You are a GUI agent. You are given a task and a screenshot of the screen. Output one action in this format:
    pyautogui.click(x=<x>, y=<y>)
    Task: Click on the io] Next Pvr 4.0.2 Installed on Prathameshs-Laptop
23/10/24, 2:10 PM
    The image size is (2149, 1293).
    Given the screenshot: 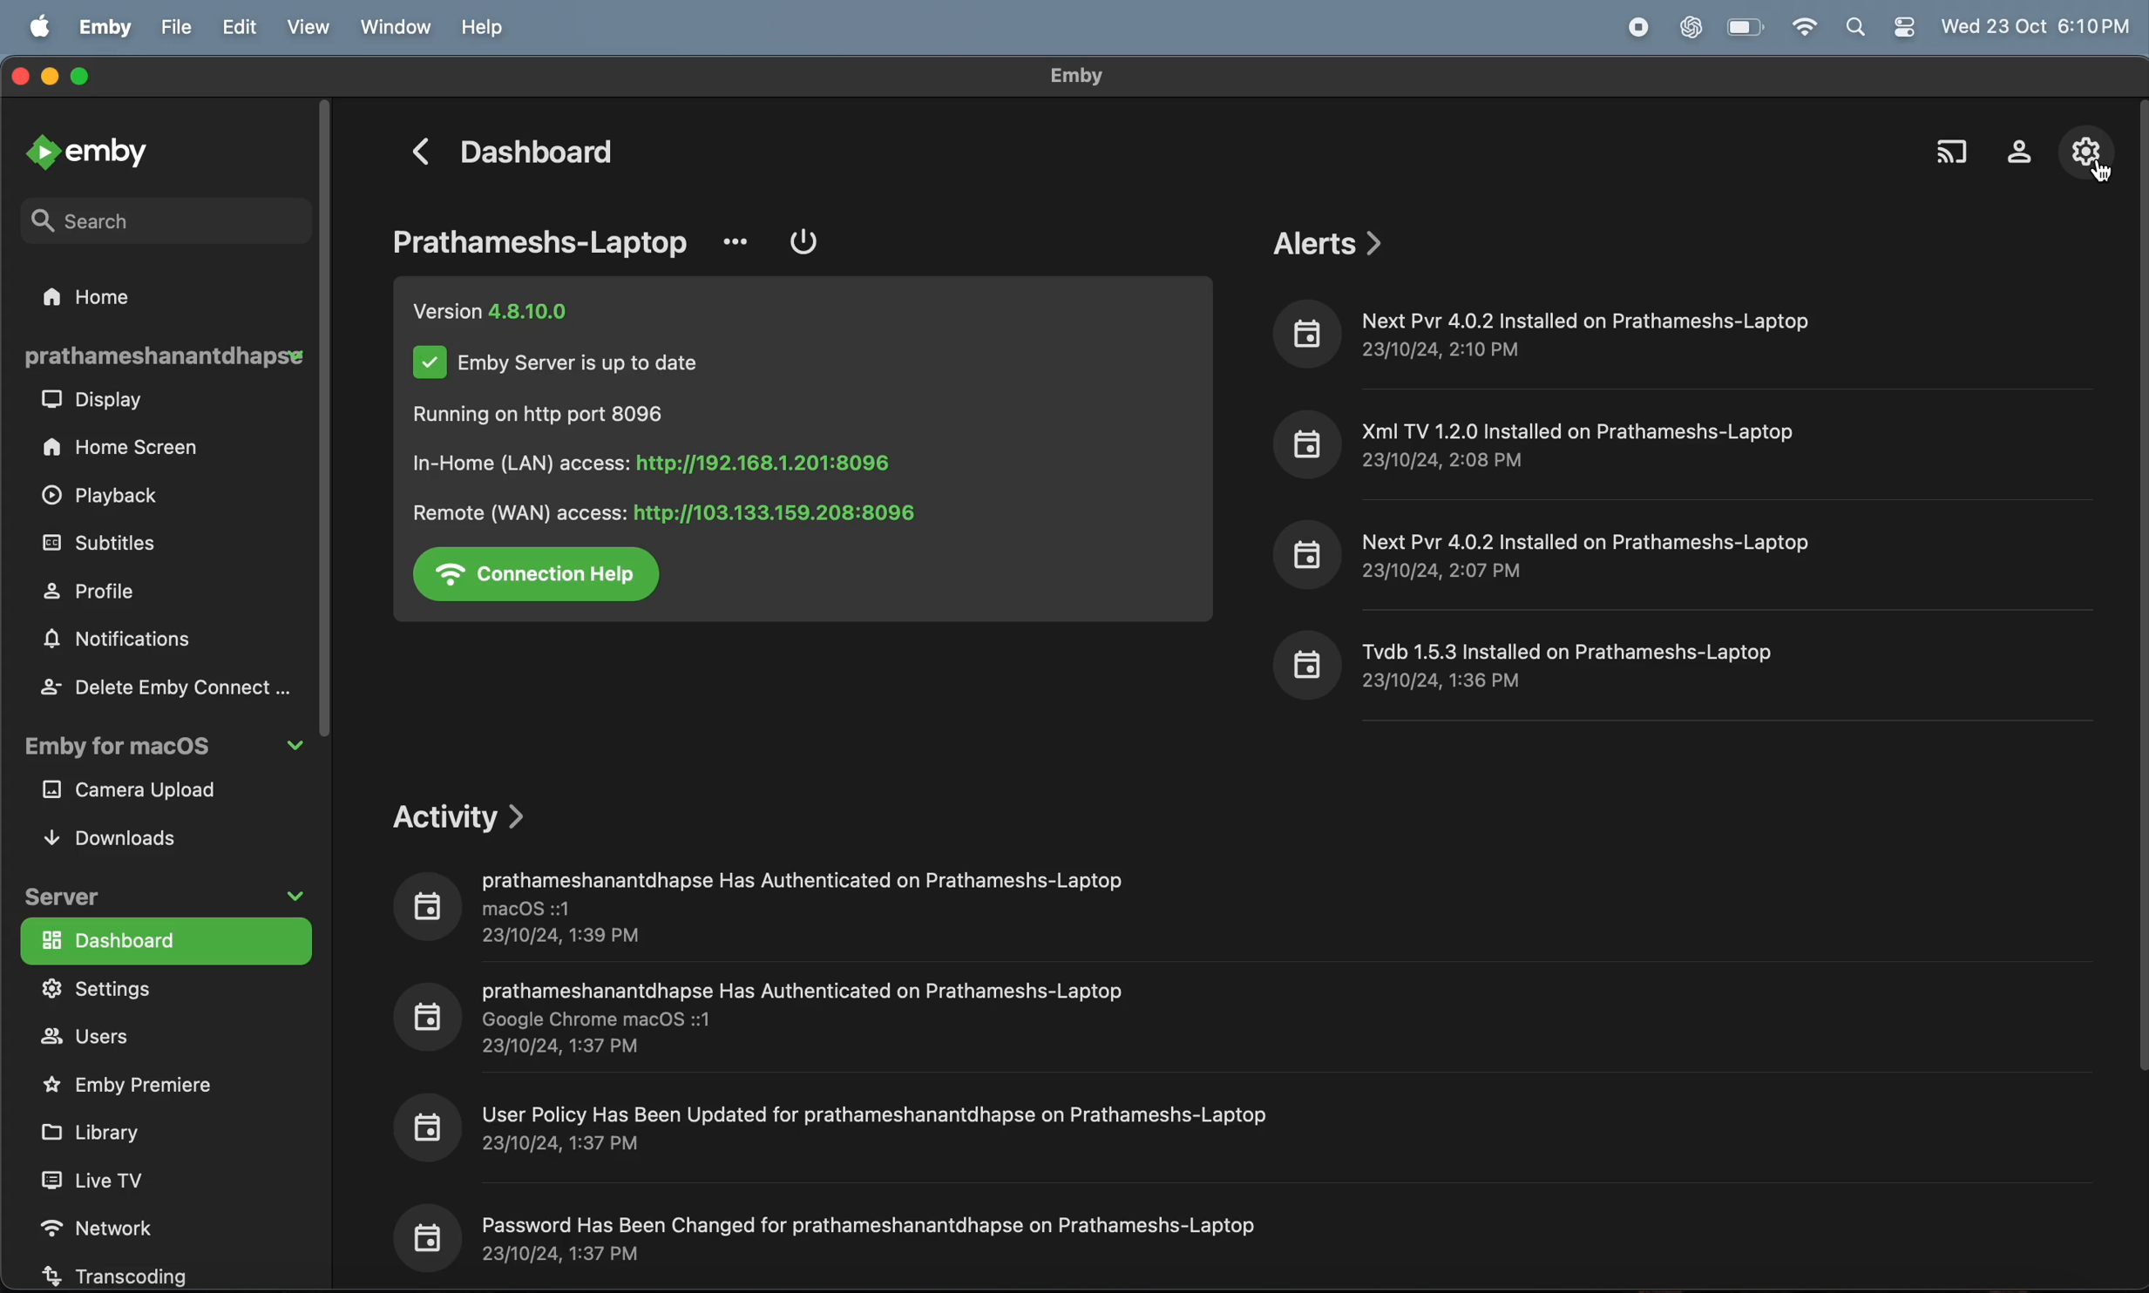 What is the action you would take?
    pyautogui.click(x=1547, y=333)
    